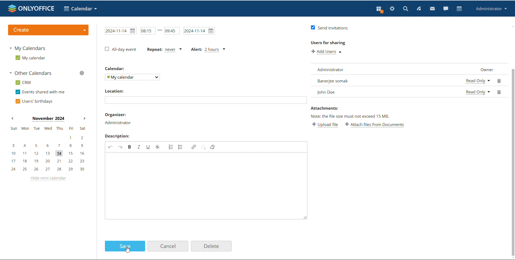  Describe the element at coordinates (350, 116) in the screenshot. I see `note: the file size must not exceed 15 mb` at that location.